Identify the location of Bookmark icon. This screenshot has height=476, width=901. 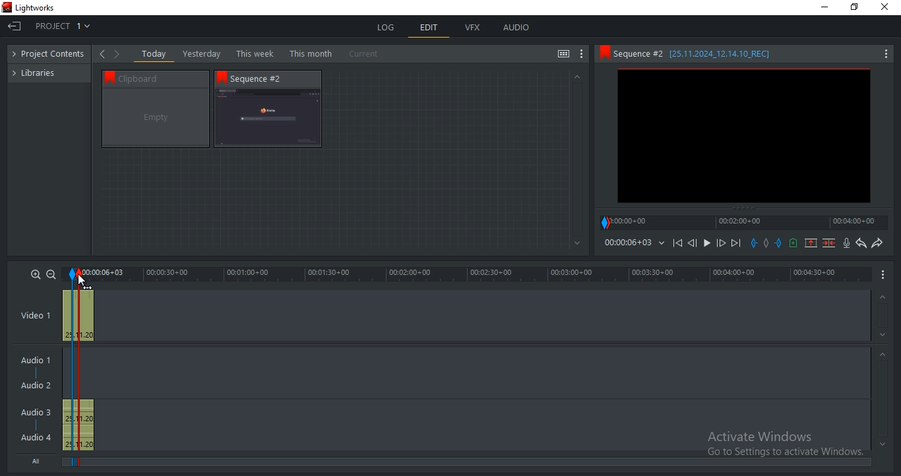
(222, 77).